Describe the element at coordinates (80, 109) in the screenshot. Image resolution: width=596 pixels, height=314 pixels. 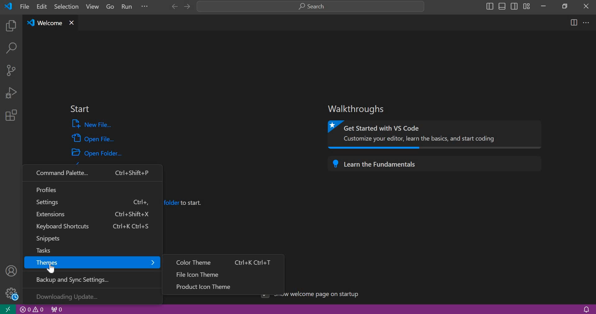
I see `start` at that location.